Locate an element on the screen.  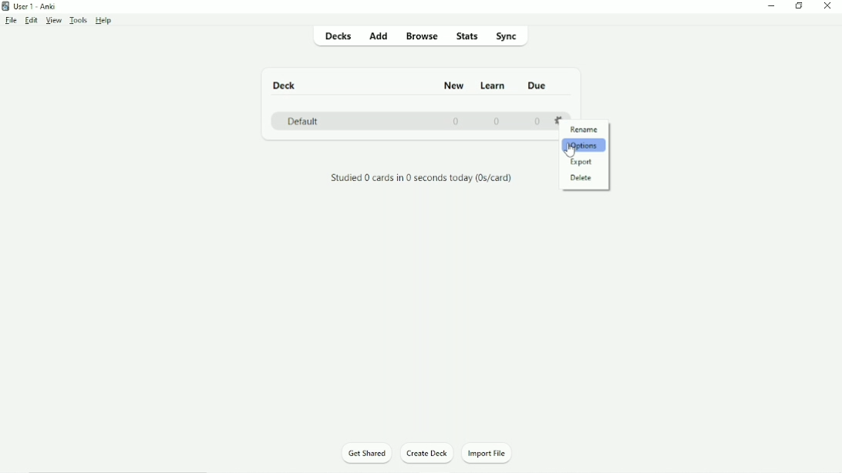
View is located at coordinates (52, 21).